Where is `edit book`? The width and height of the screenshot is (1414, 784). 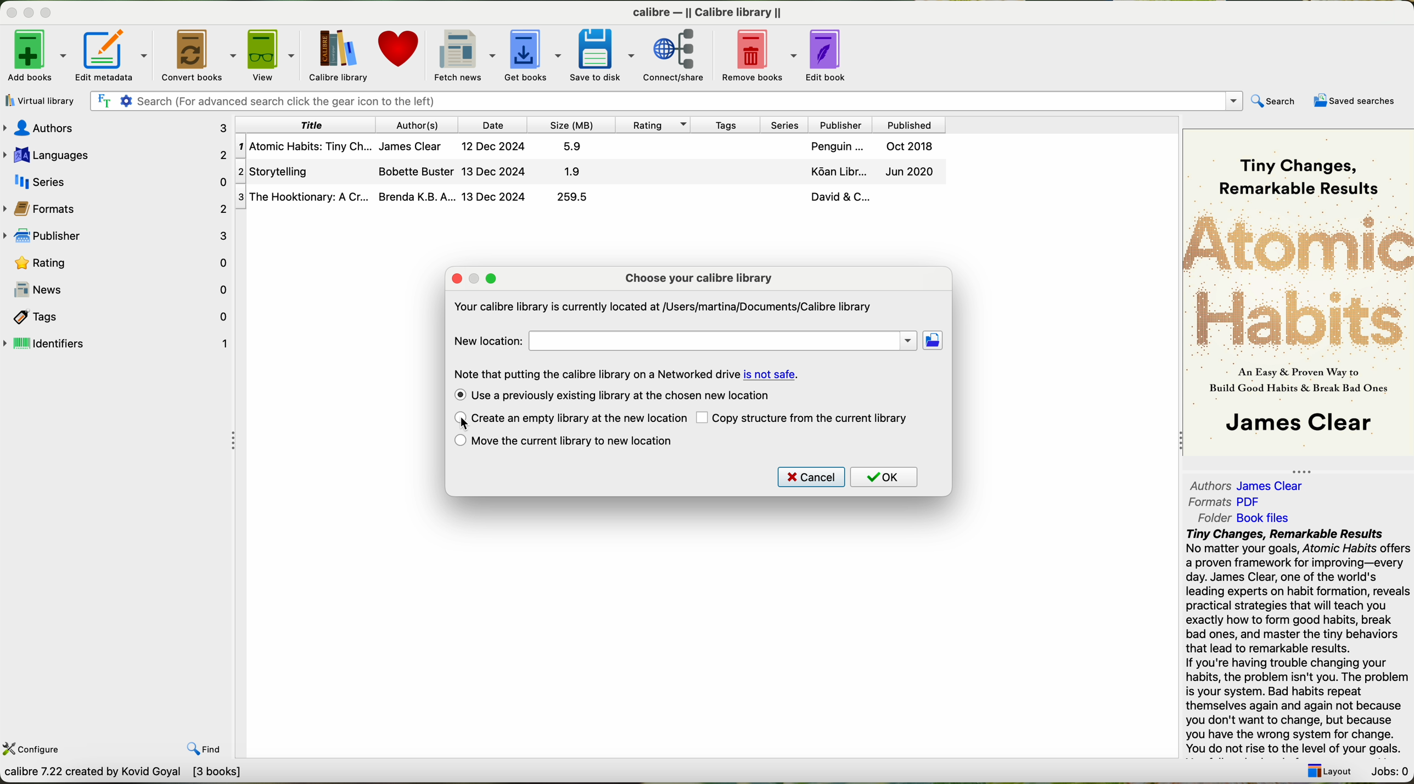
edit book is located at coordinates (831, 53).